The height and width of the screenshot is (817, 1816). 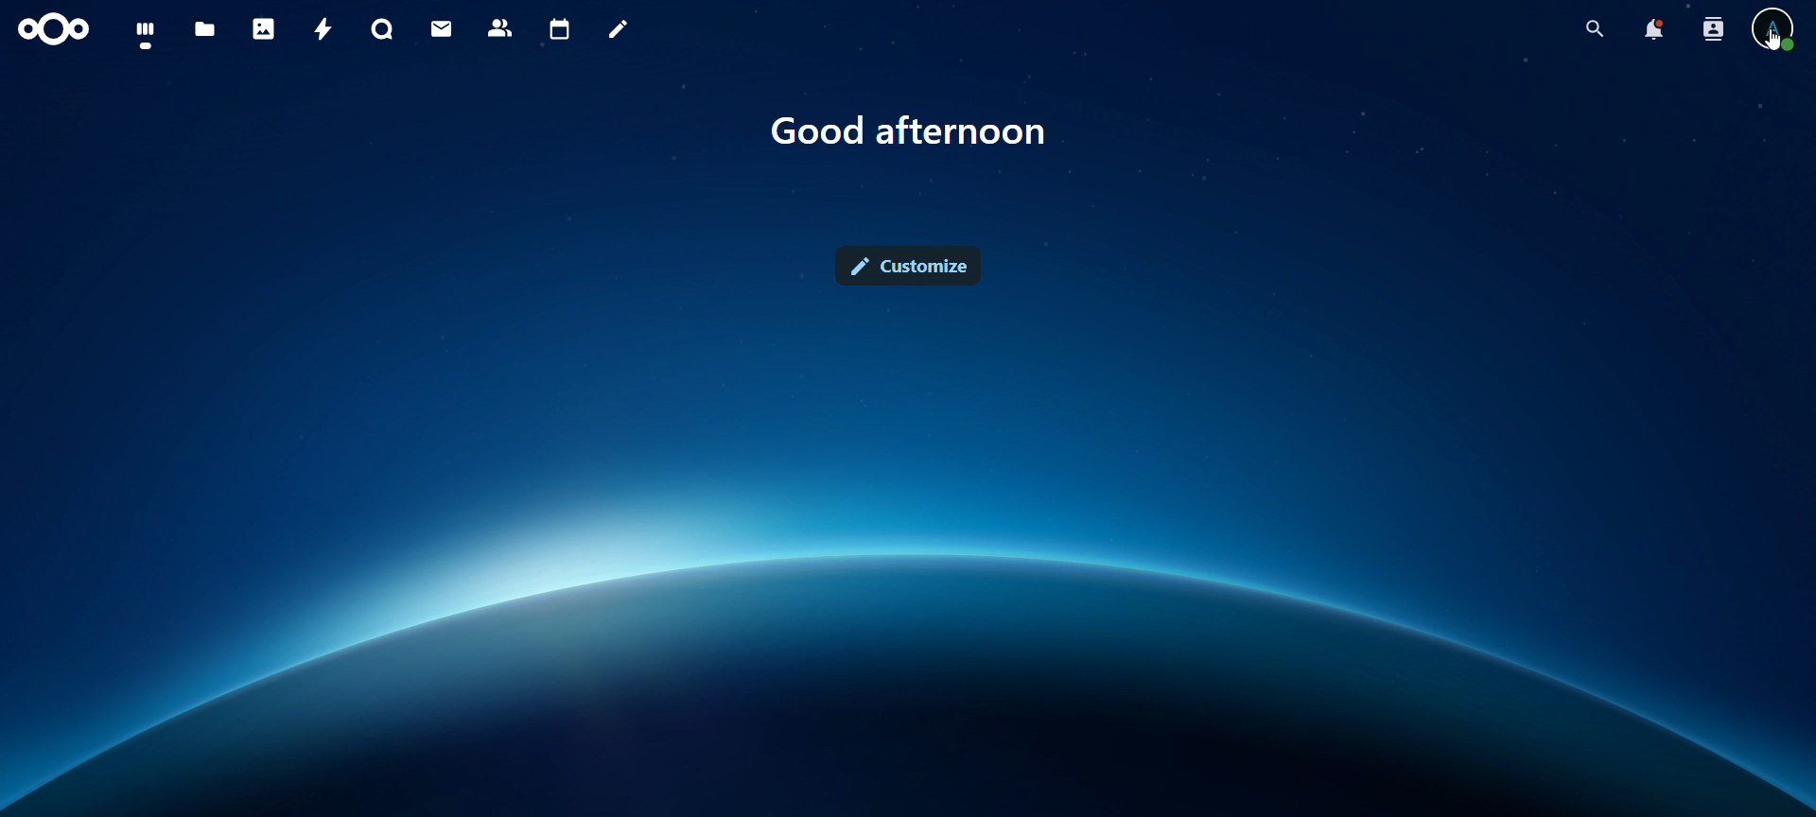 What do you see at coordinates (560, 30) in the screenshot?
I see `calendar` at bounding box center [560, 30].